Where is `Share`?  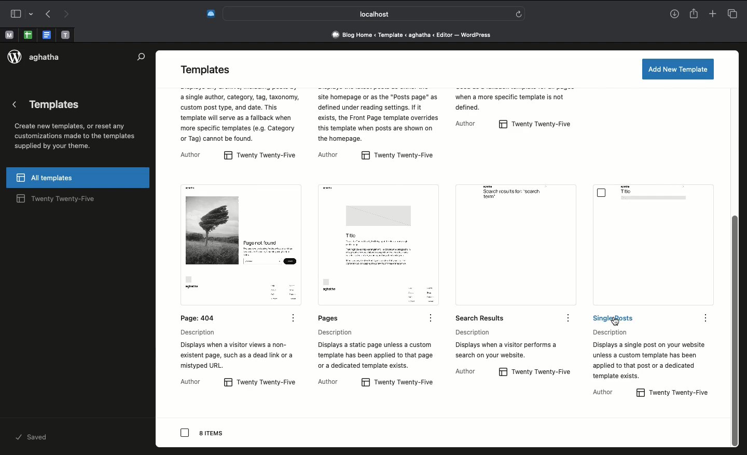 Share is located at coordinates (694, 14).